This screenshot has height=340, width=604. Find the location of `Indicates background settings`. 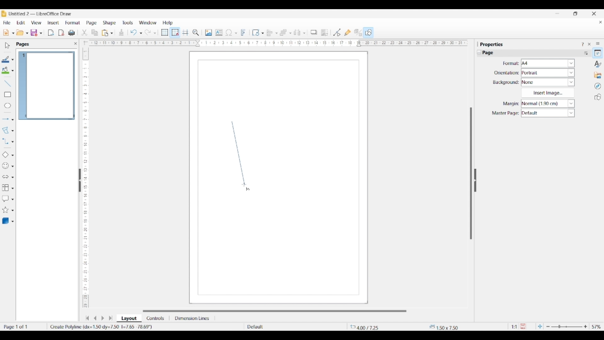

Indicates background settings is located at coordinates (506, 82).